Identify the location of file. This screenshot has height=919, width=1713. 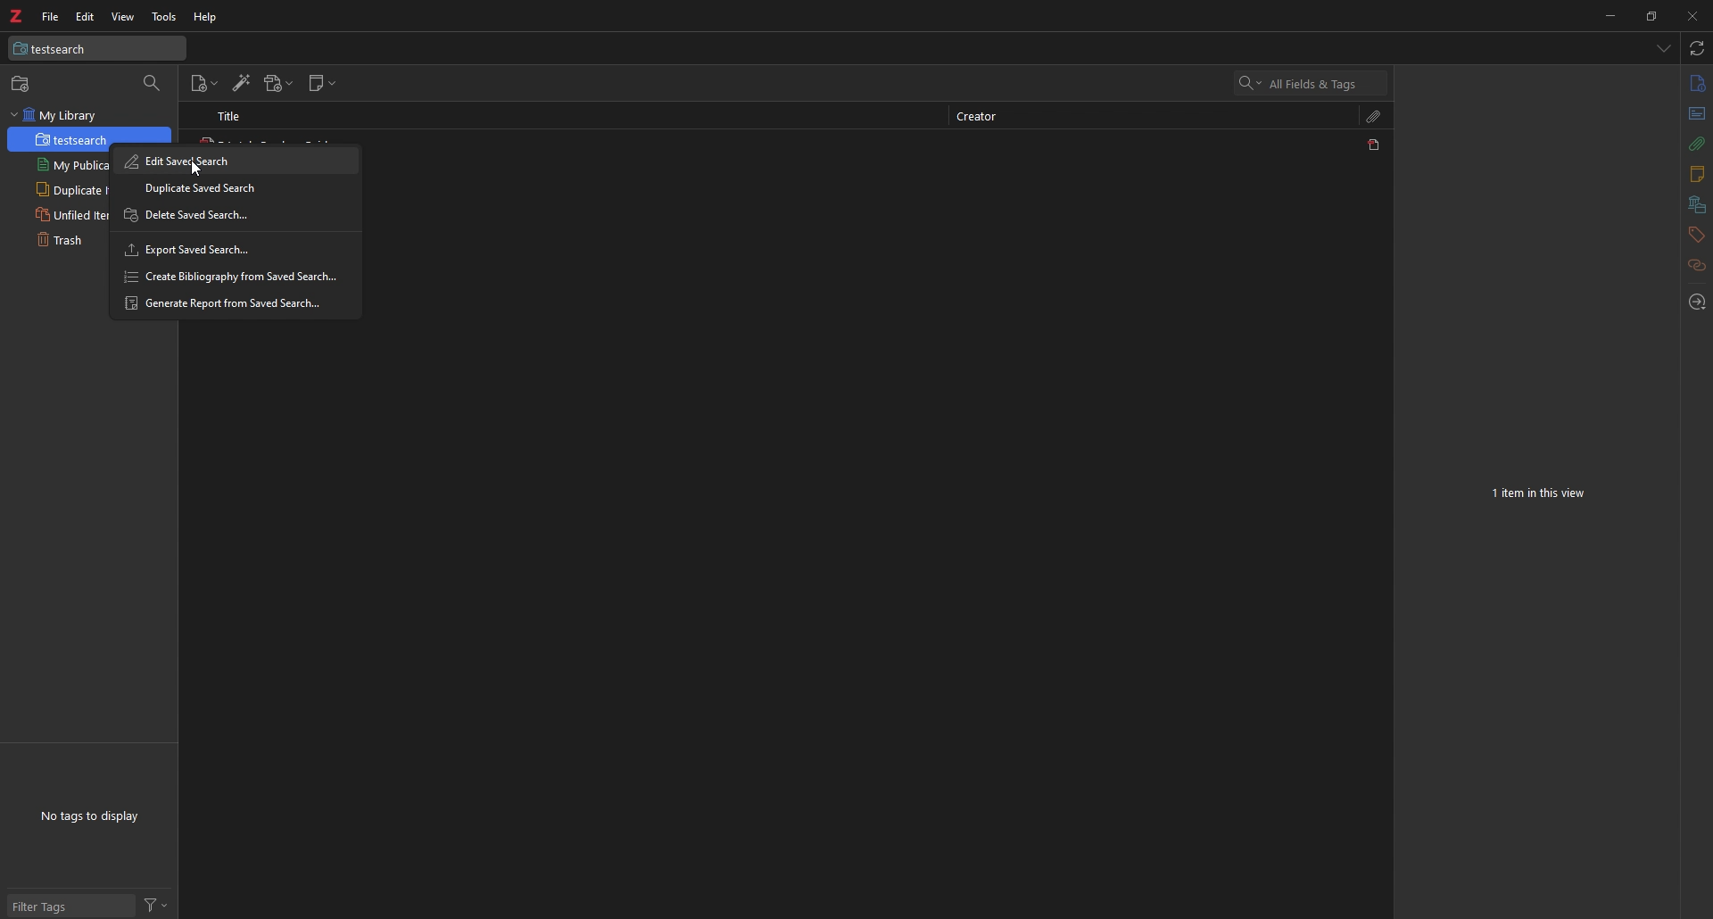
(53, 16).